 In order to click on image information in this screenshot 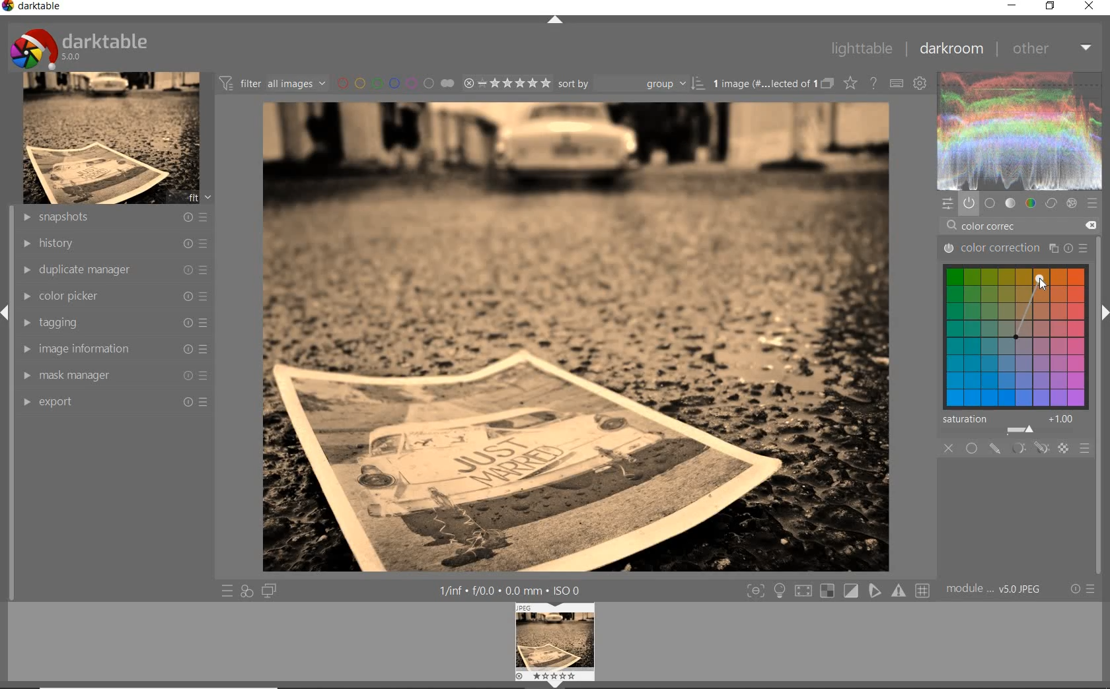, I will do `click(116, 348)`.